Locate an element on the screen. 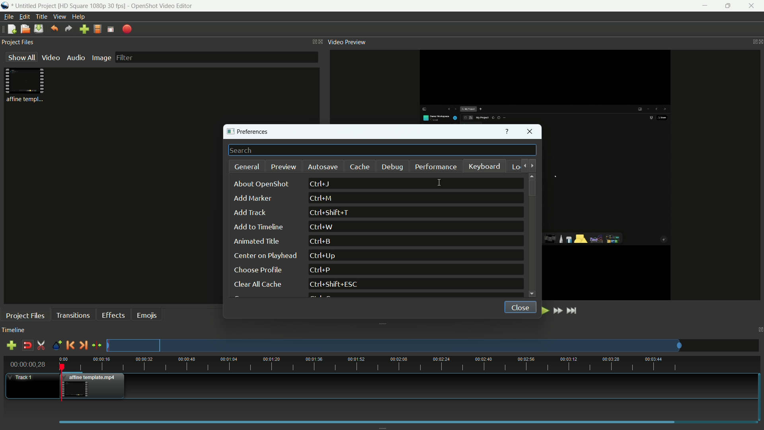  disable snap is located at coordinates (27, 346).